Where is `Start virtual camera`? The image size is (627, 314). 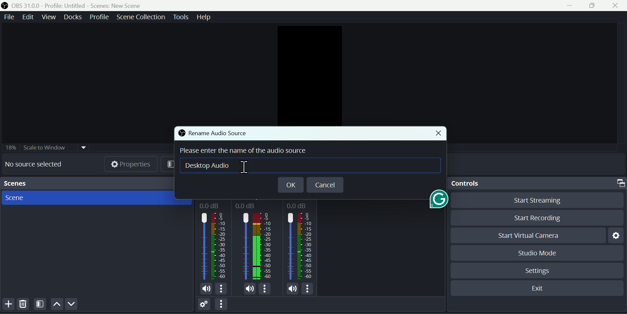 Start virtual camera is located at coordinates (528, 234).